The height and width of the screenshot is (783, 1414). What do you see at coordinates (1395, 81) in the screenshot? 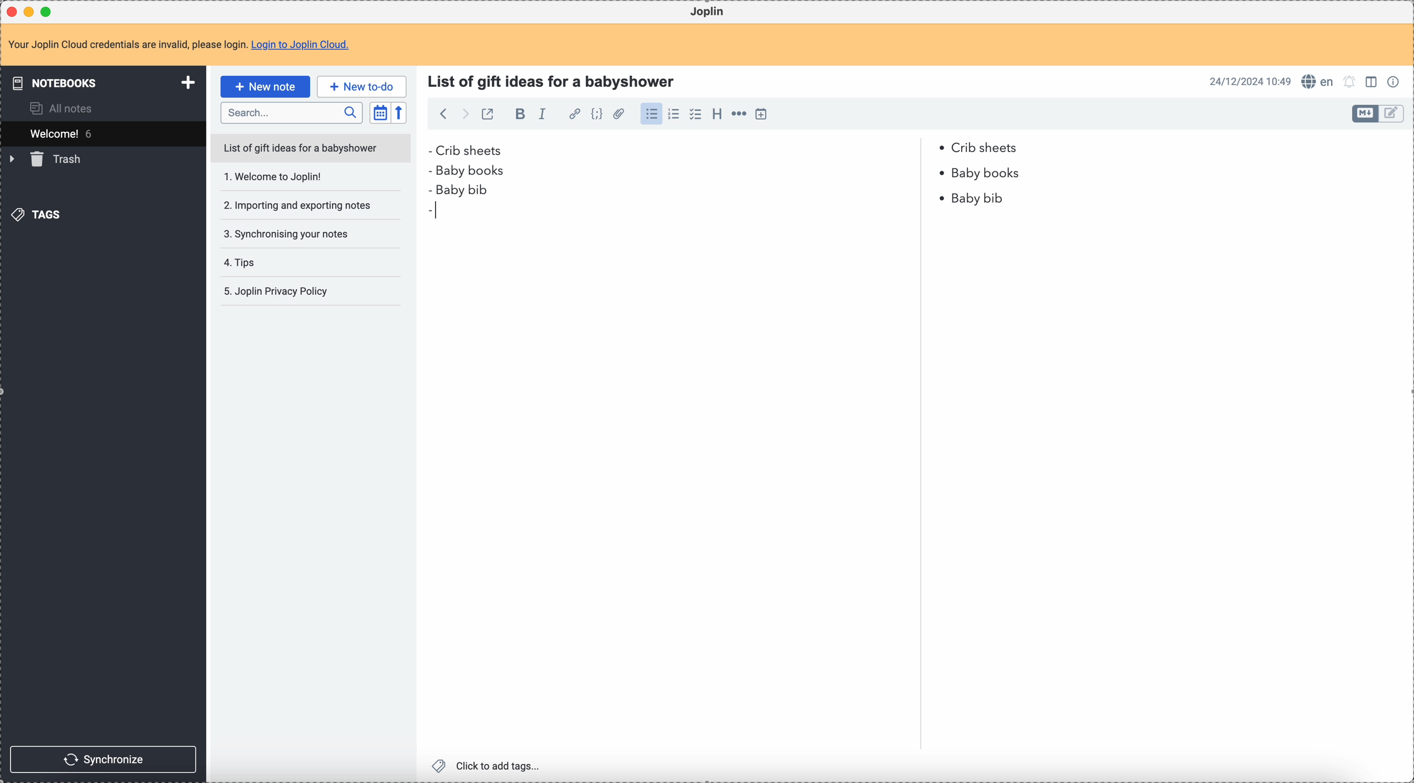
I see `note properties` at bounding box center [1395, 81].